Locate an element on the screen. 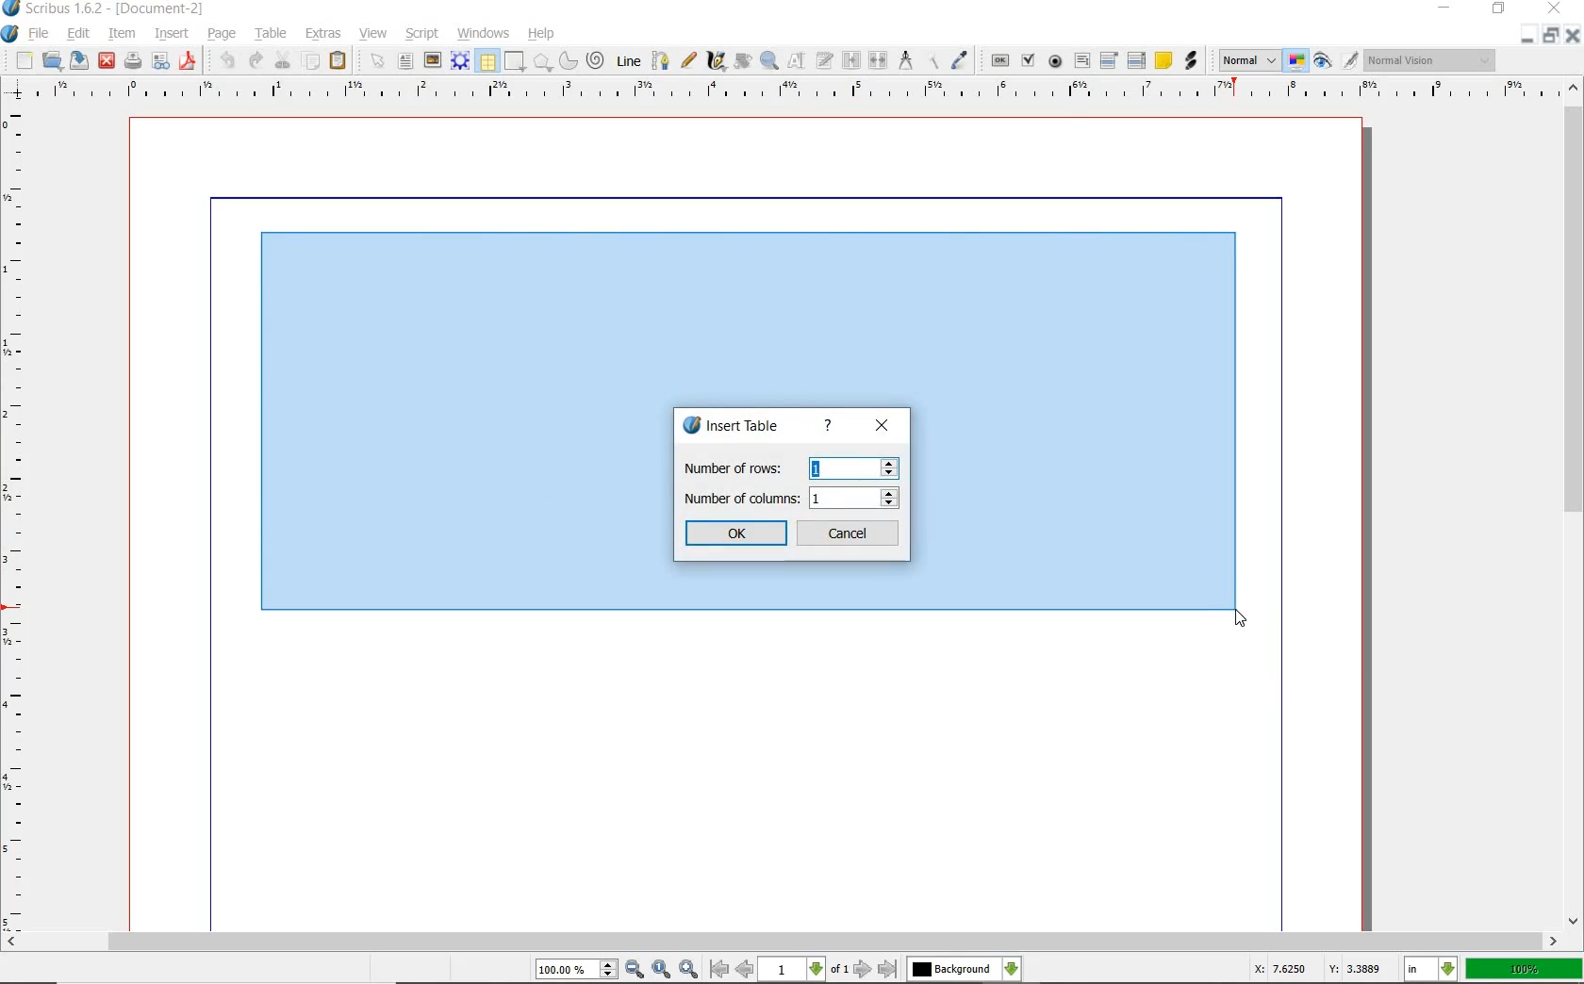 This screenshot has height=984, width=1584. Cursor is located at coordinates (1242, 618).